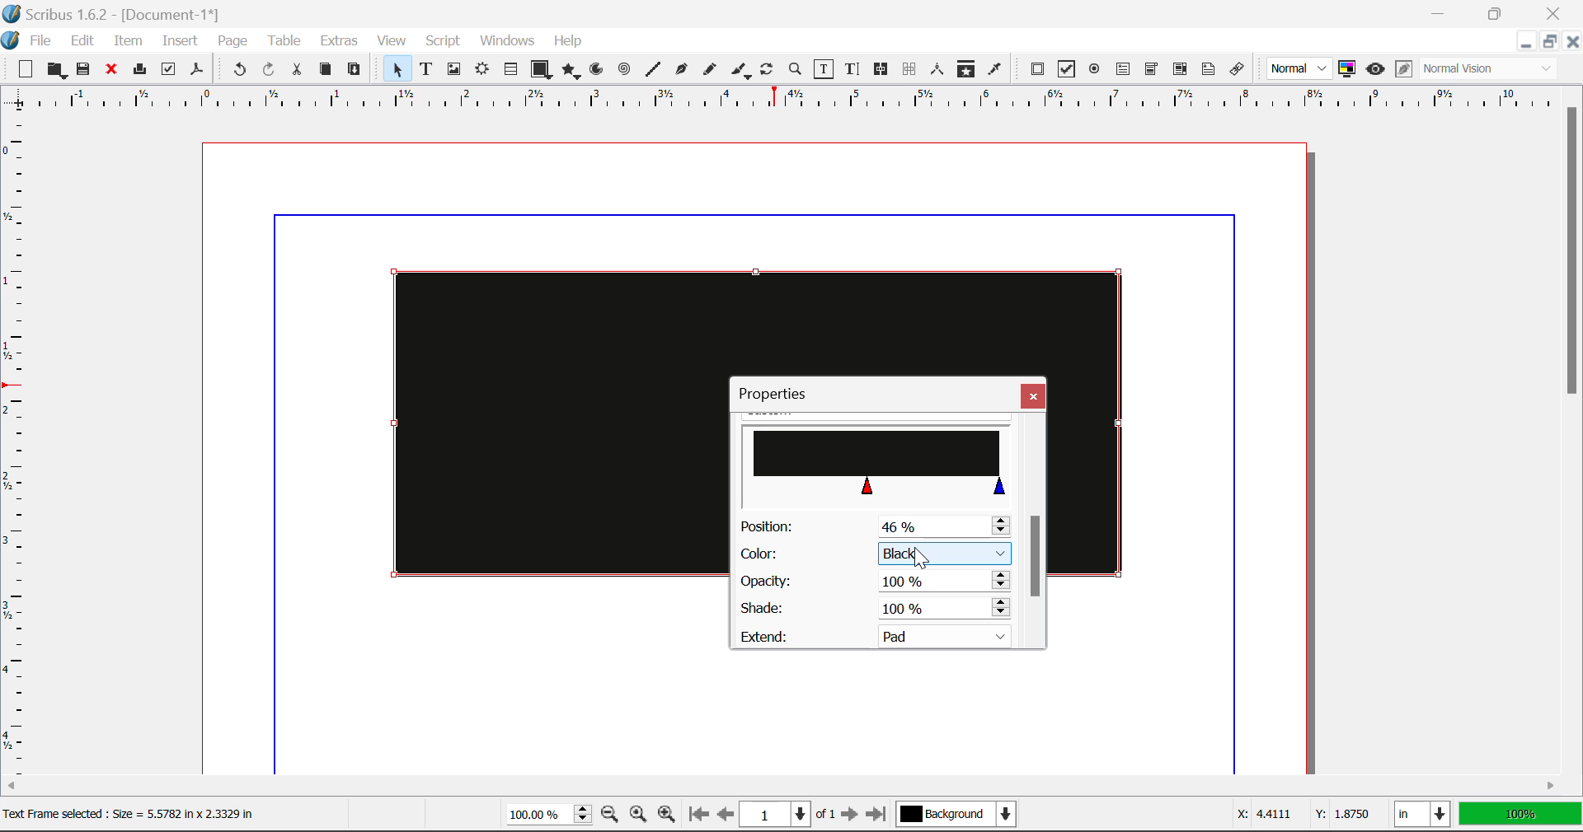 The image size is (1583, 832). Describe the element at coordinates (965, 71) in the screenshot. I see `Copy Item Properties` at that location.